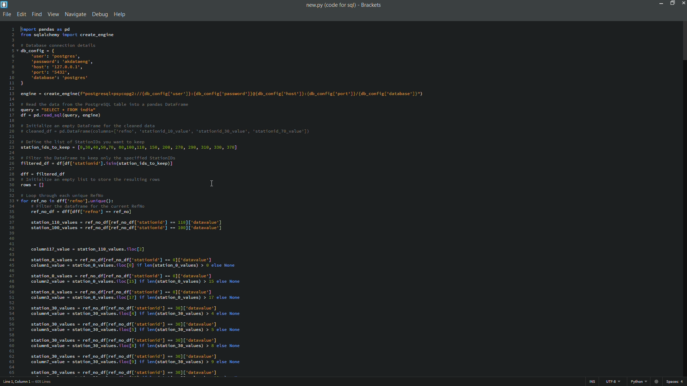  Describe the element at coordinates (211, 182) in the screenshot. I see `cursor` at that location.